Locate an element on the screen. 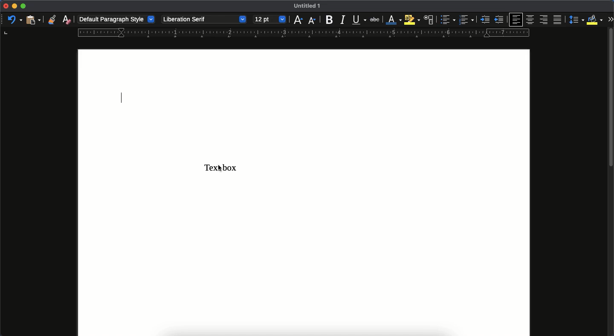 This screenshot has width=614, height=336. Typing is located at coordinates (122, 98).